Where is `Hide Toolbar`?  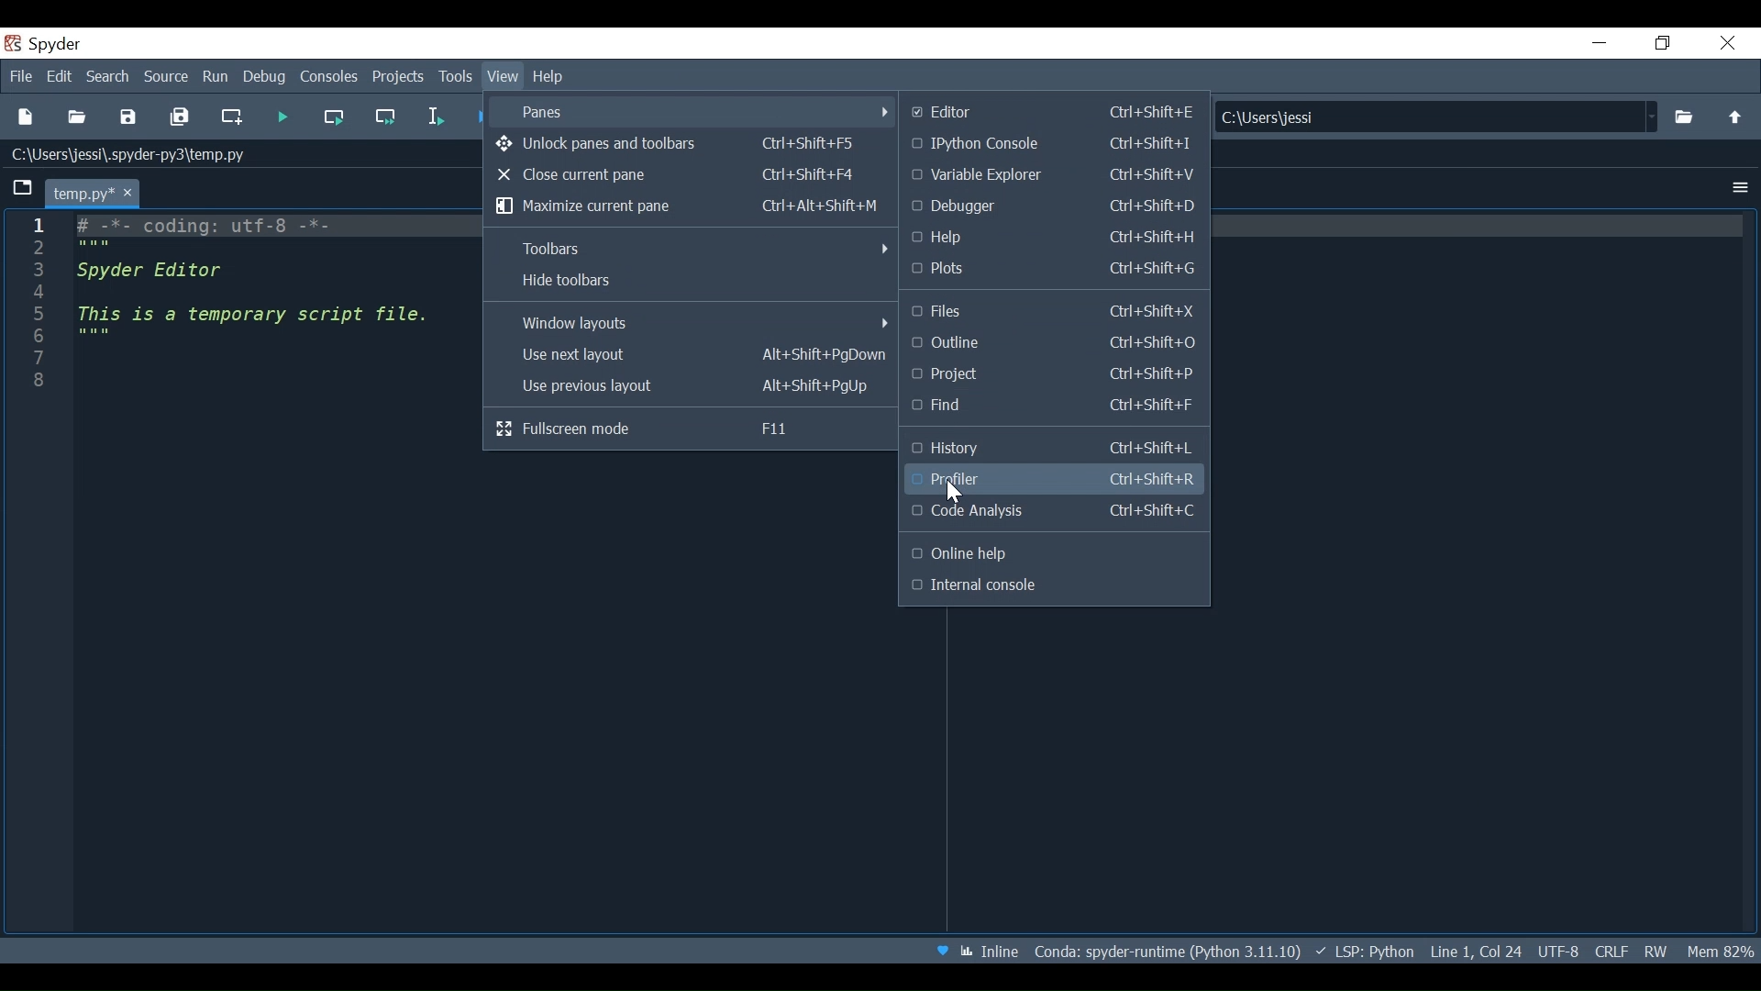 Hide Toolbar is located at coordinates (691, 282).